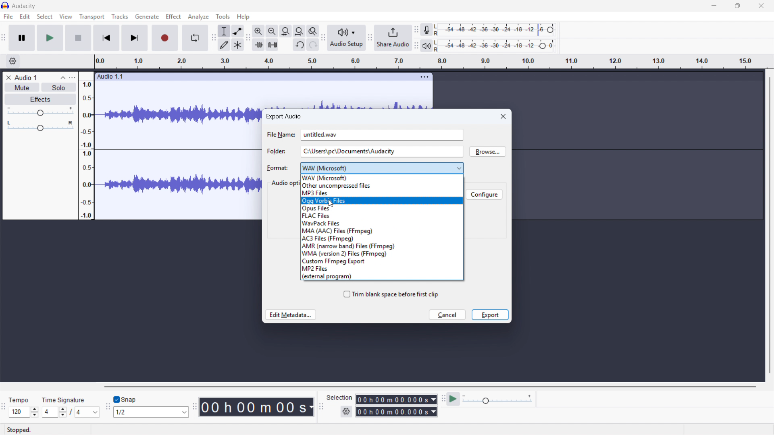  I want to click on Multi - tool , so click(238, 45).